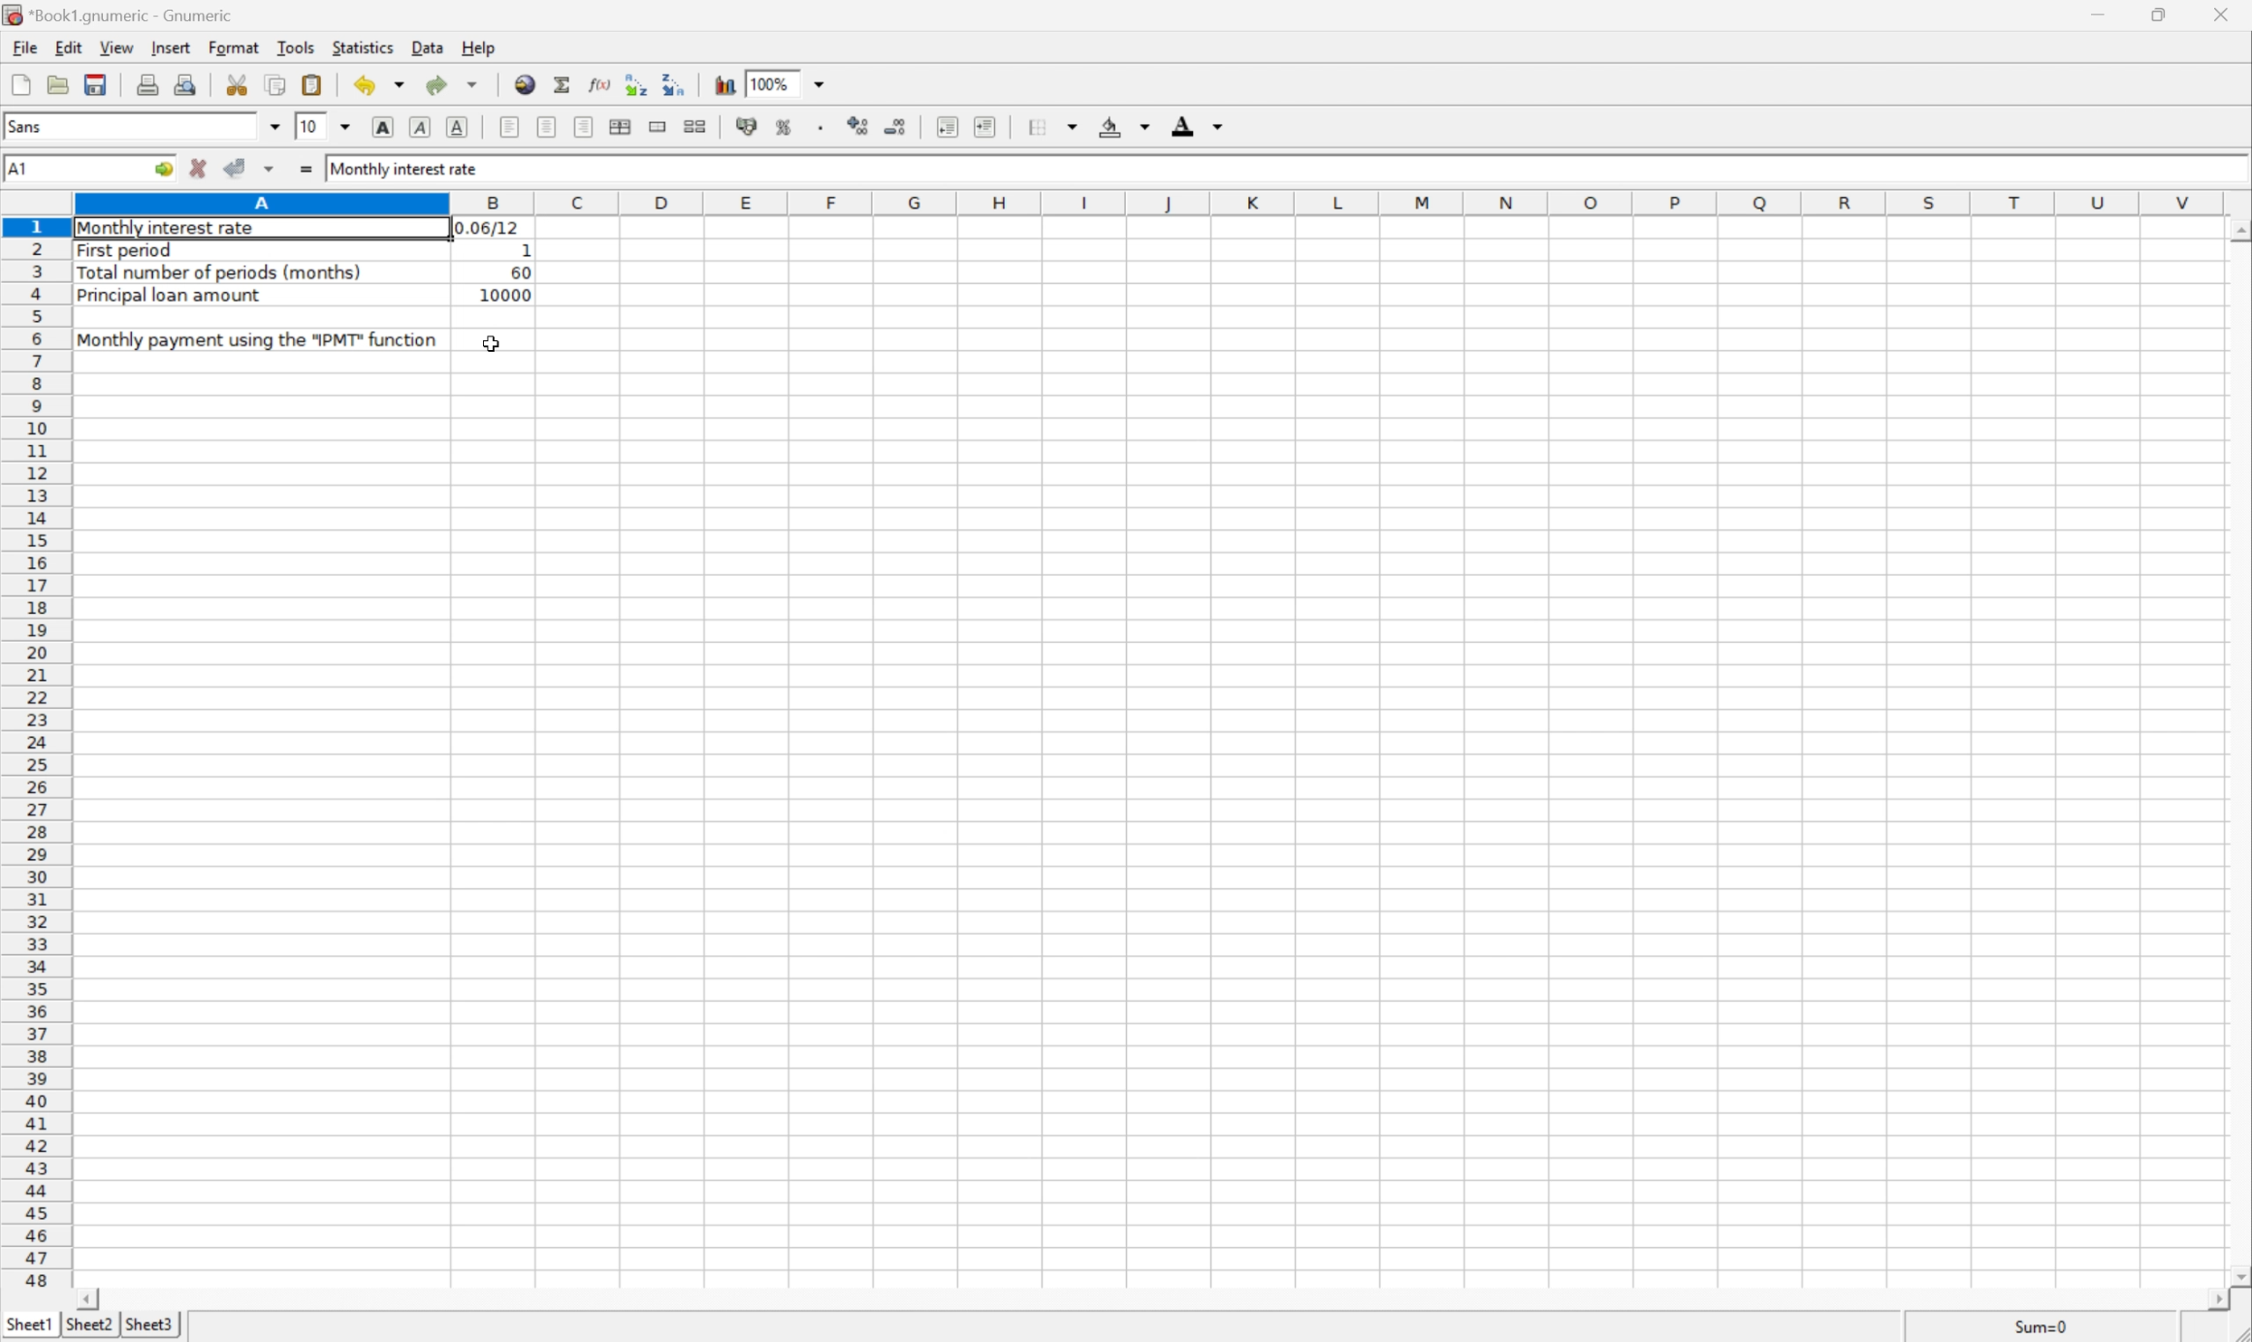  I want to click on Column names, so click(1148, 205).